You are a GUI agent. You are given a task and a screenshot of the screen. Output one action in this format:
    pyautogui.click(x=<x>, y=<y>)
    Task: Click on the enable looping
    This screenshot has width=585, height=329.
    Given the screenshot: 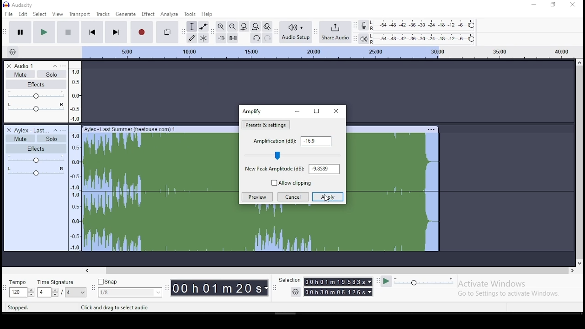 What is the action you would take?
    pyautogui.click(x=166, y=32)
    